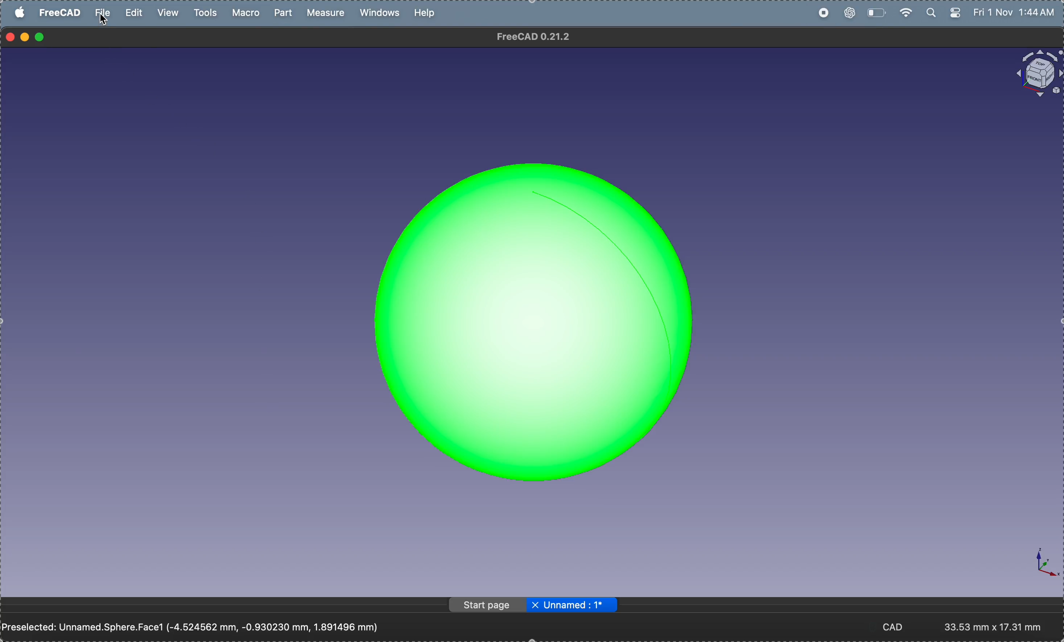 The width and height of the screenshot is (1064, 642). I want to click on view, so click(169, 12).